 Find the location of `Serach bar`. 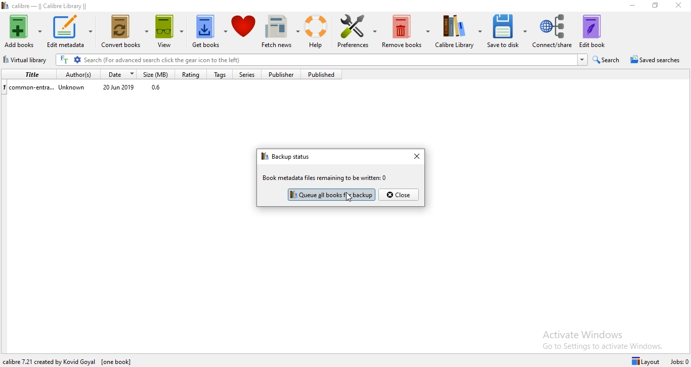

Serach bar is located at coordinates (330, 61).